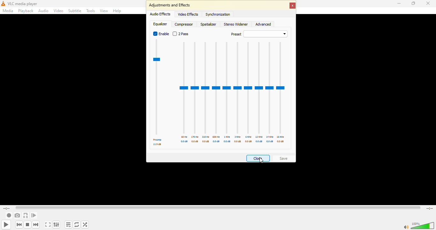 The height and width of the screenshot is (230, 436). What do you see at coordinates (258, 159) in the screenshot?
I see `close` at bounding box center [258, 159].